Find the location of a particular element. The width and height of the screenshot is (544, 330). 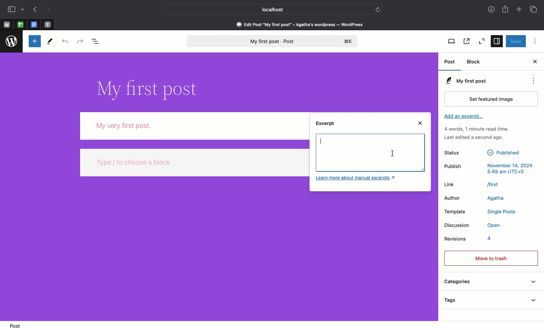

Block is located at coordinates (476, 62).